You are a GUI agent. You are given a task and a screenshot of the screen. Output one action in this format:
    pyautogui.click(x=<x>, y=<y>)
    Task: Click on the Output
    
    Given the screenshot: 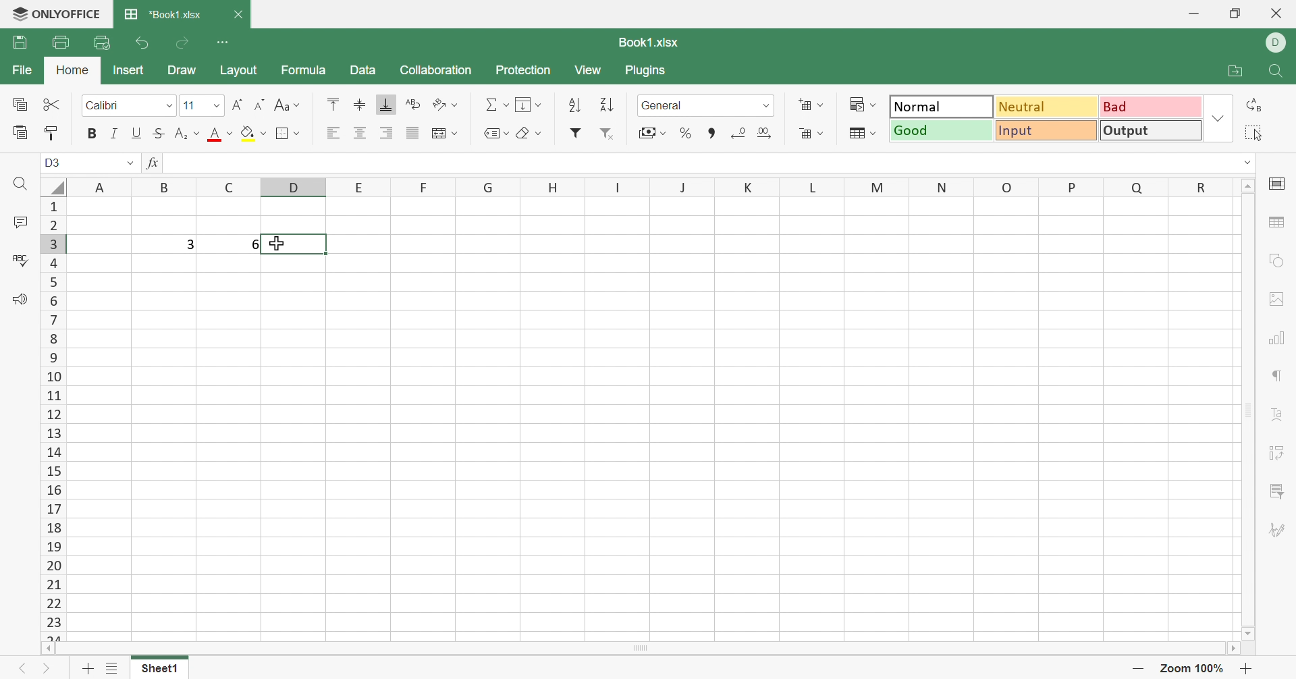 What is the action you would take?
    pyautogui.click(x=1151, y=132)
    